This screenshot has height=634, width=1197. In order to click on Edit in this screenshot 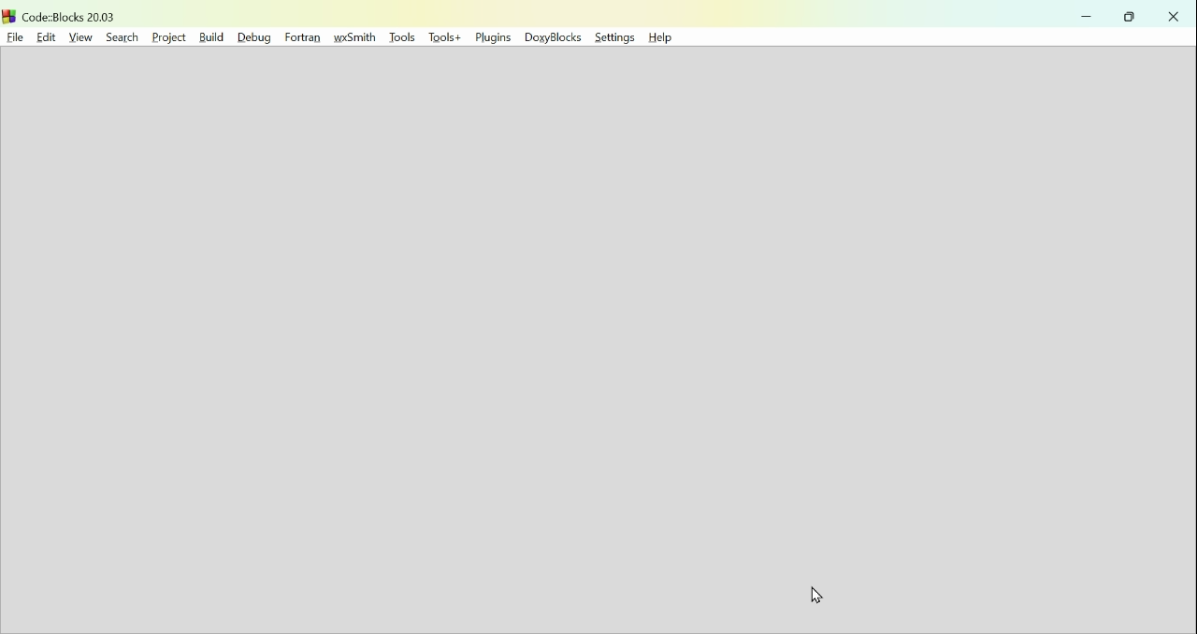, I will do `click(43, 36)`.